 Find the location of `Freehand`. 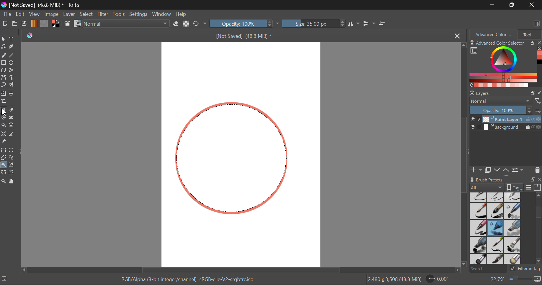

Freehand is located at coordinates (4, 55).